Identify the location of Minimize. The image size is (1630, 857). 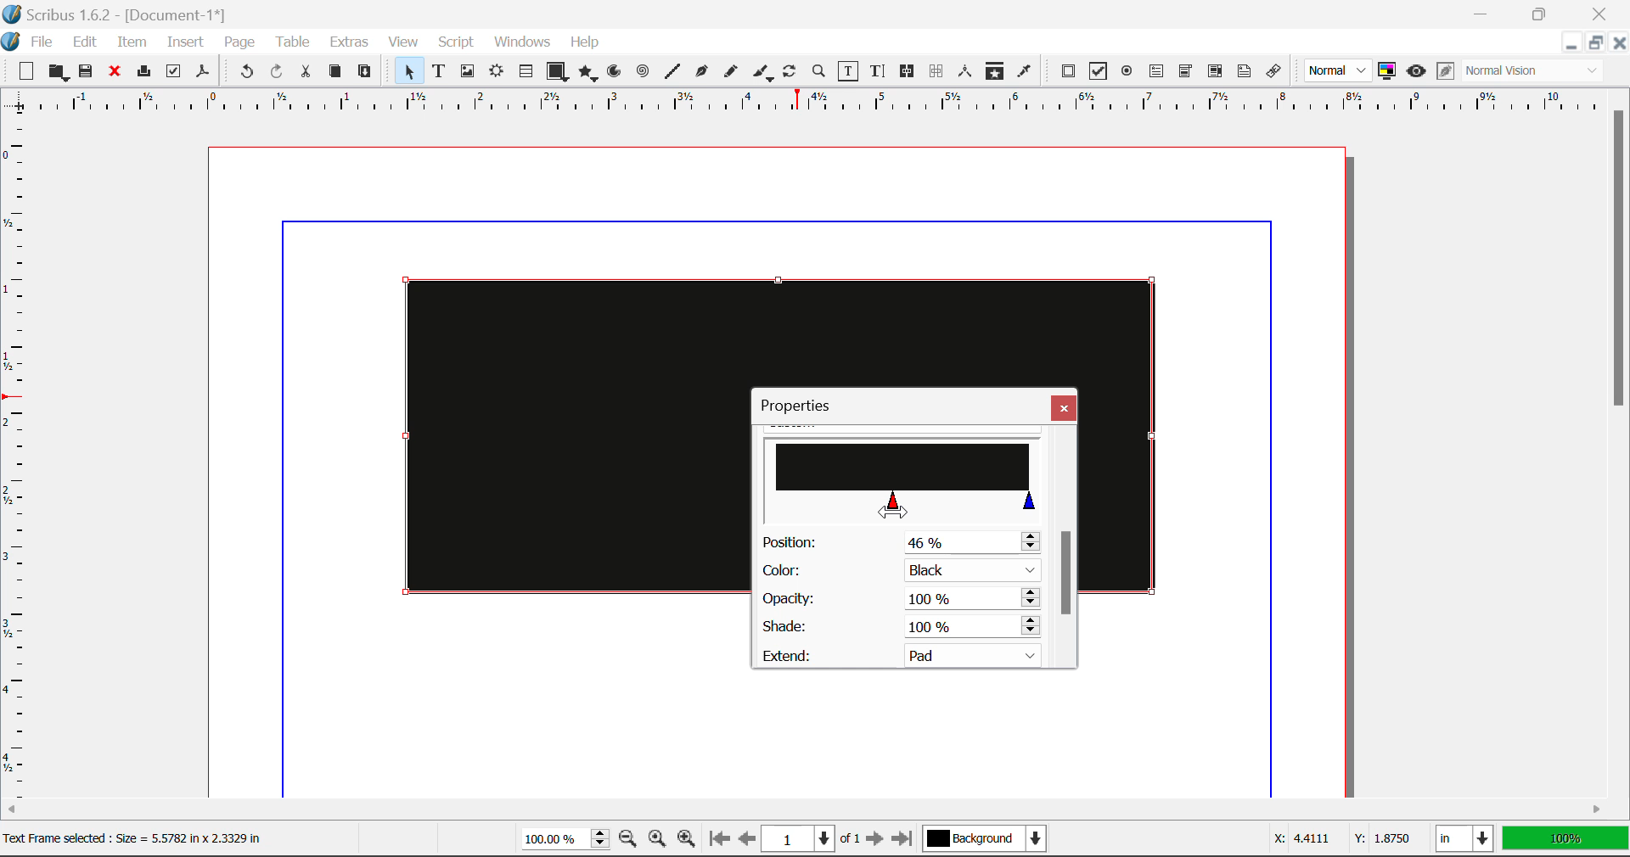
(1540, 12).